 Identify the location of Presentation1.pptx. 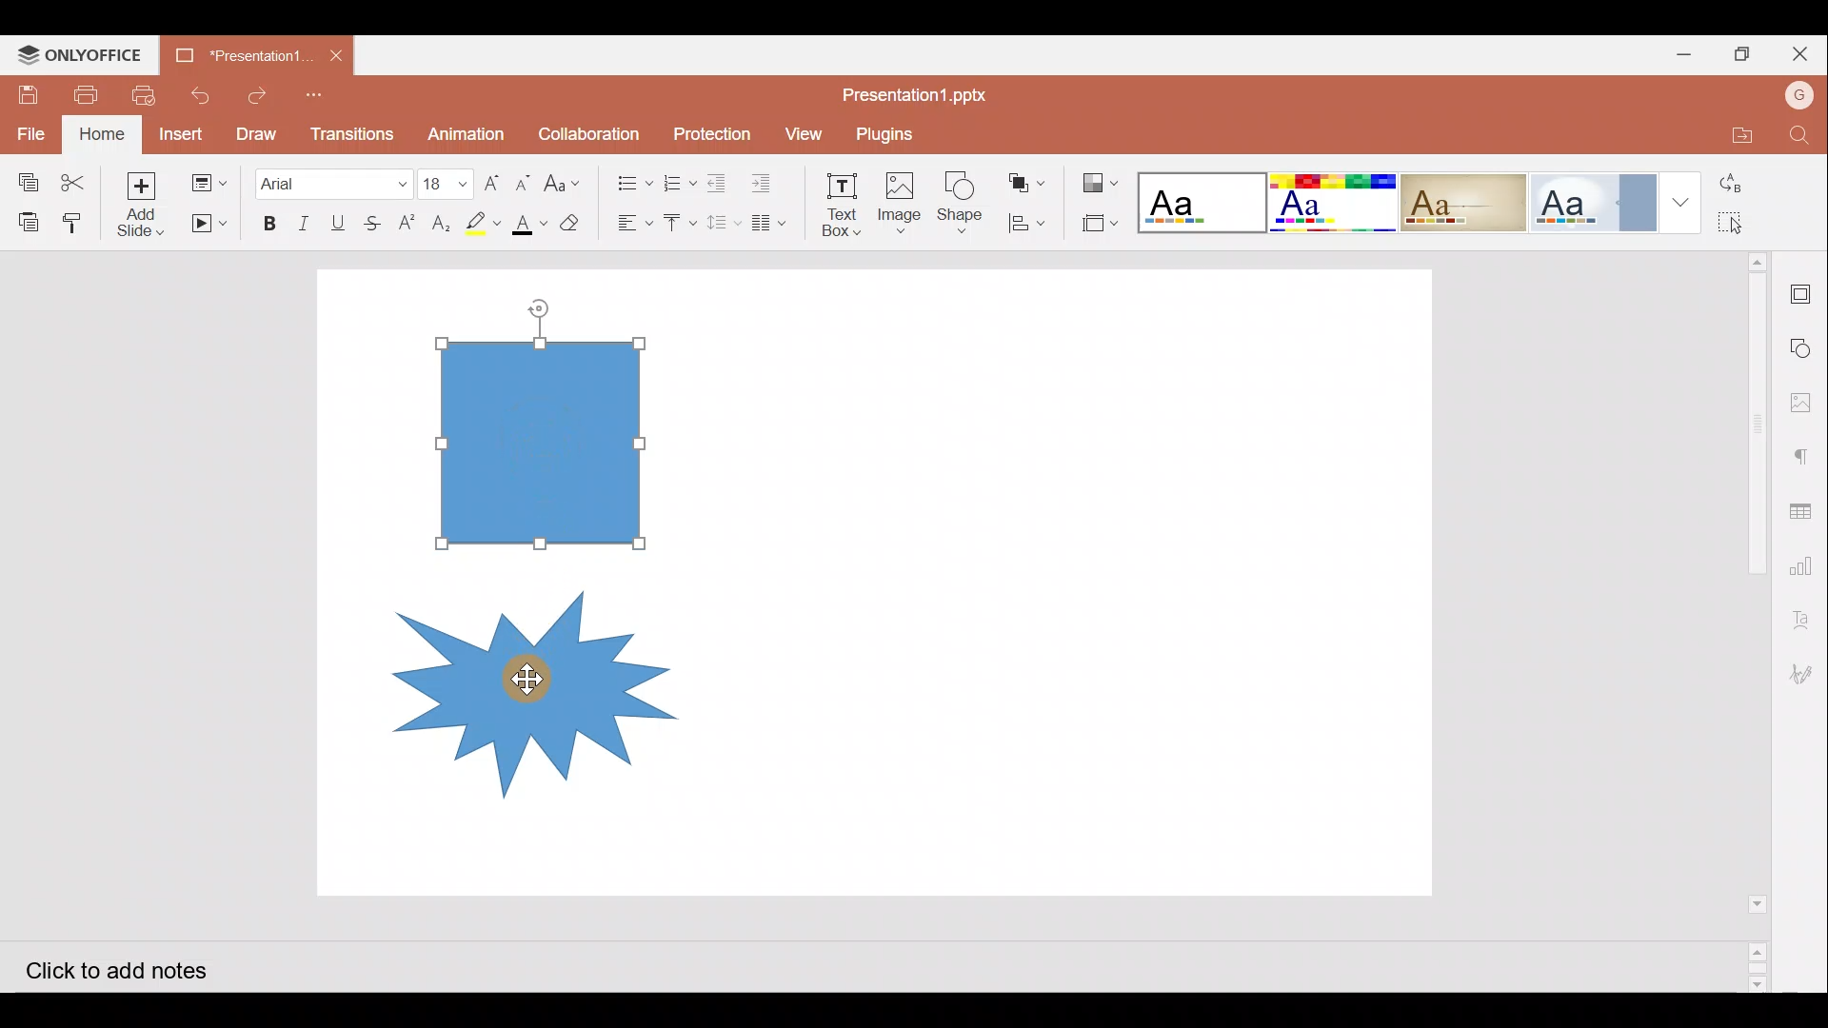
(920, 94).